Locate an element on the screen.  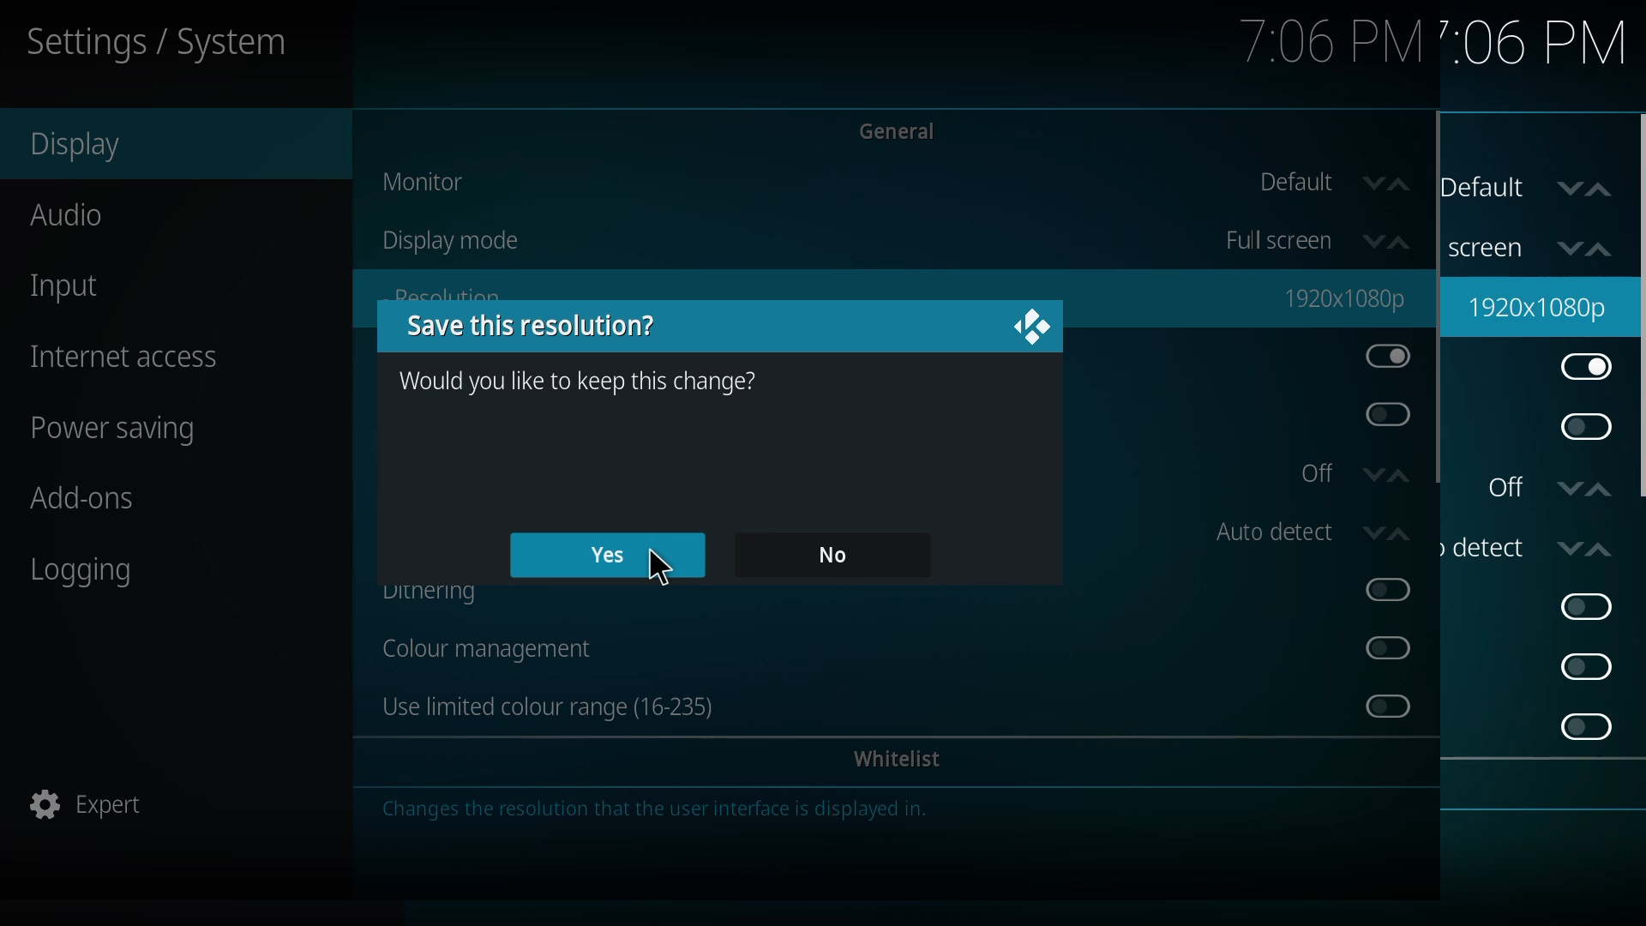
disabled is located at coordinates (1382, 648).